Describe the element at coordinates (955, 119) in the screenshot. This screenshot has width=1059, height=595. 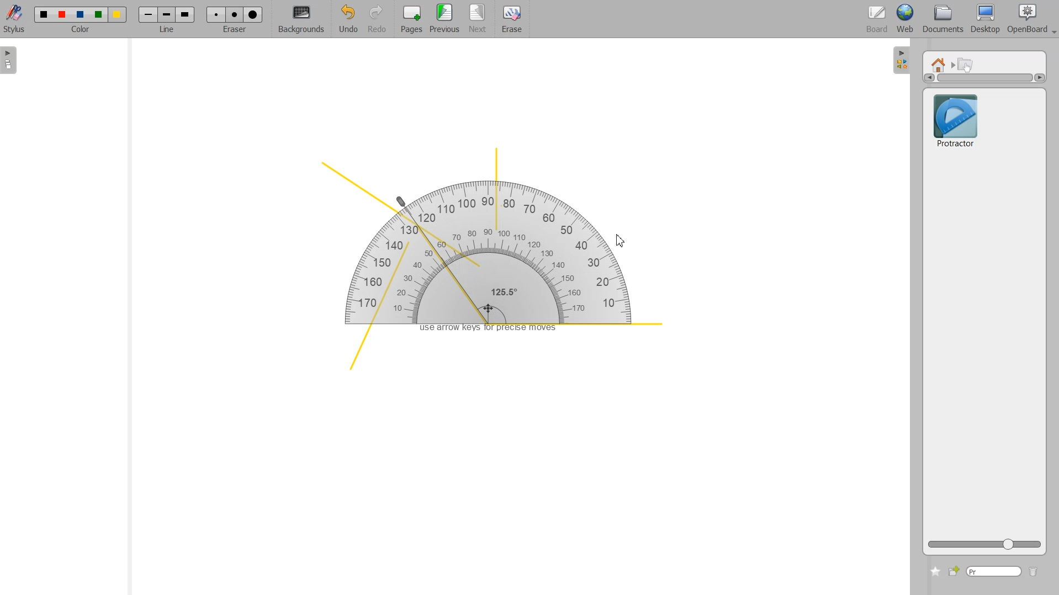
I see `Protractor` at that location.